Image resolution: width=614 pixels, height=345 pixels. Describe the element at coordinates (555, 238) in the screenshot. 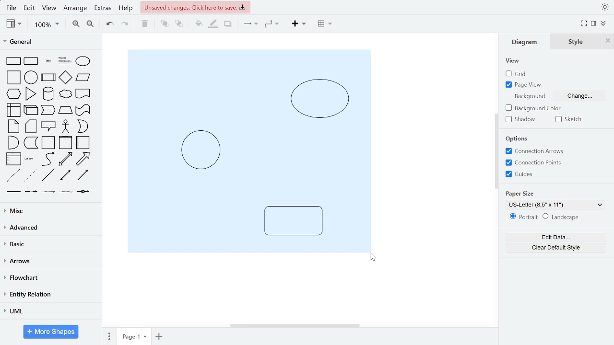

I see `edit data` at that location.